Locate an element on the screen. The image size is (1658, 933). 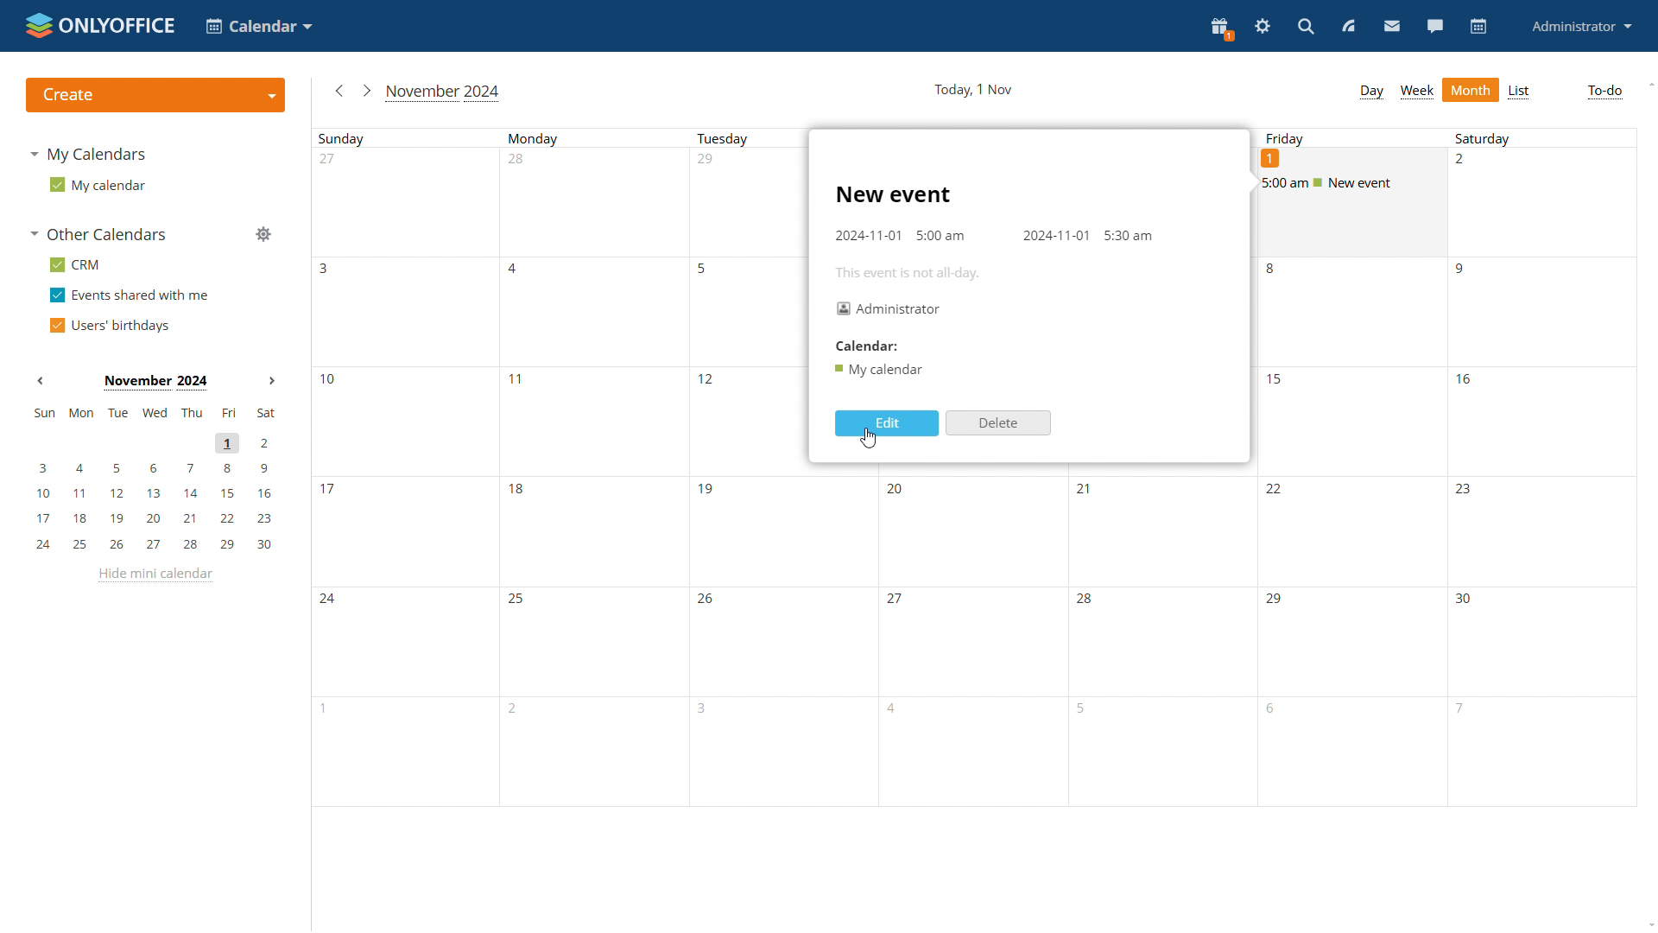
crm is located at coordinates (79, 266).